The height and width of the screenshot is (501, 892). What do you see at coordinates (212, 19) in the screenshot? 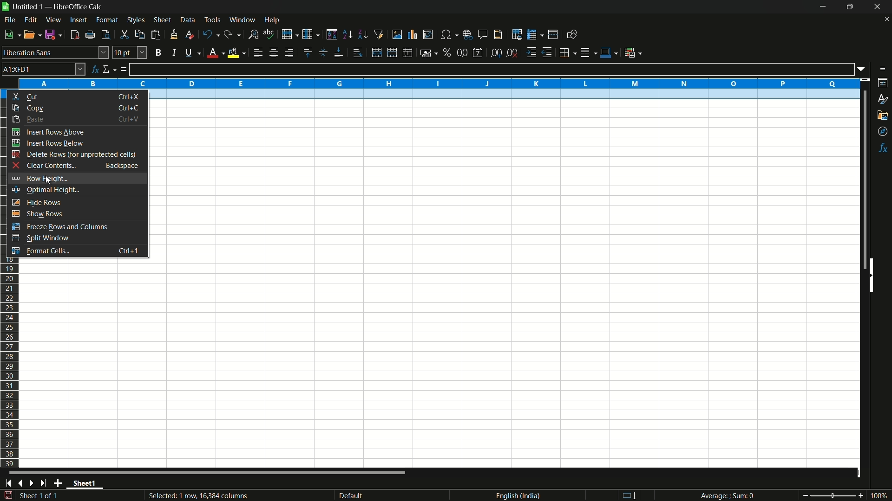
I see `tools menu` at bounding box center [212, 19].